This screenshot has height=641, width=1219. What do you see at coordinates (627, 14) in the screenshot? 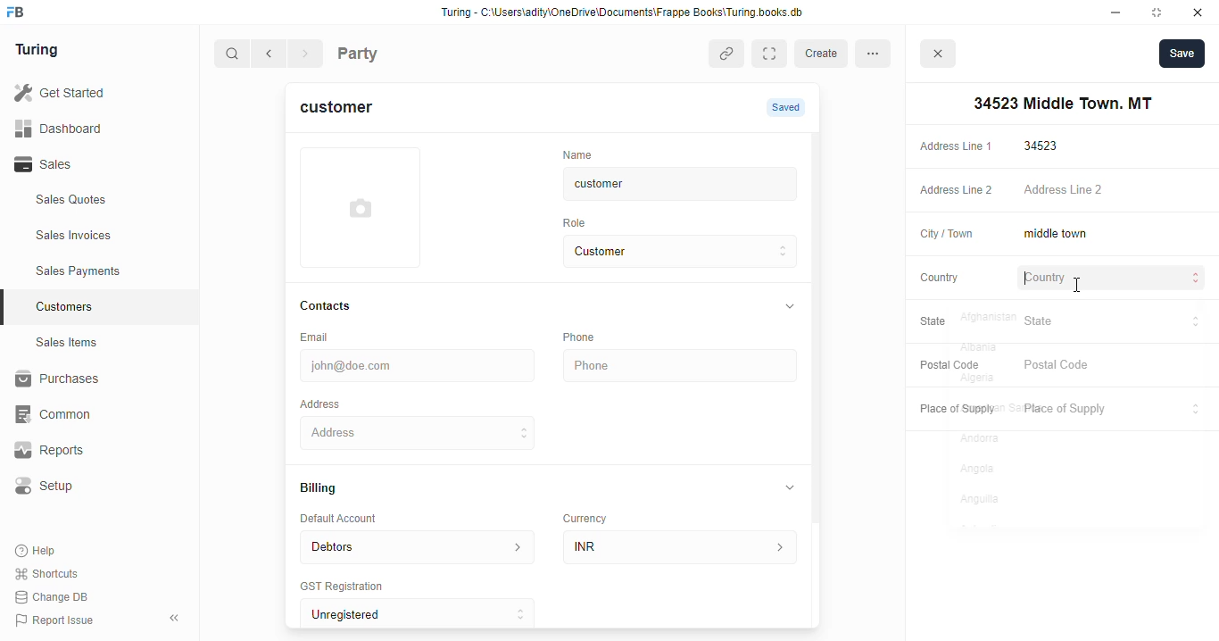
I see `Turing - C:\Users\adity\OneDrive\Documents\Frappe Books\Turing books. db` at bounding box center [627, 14].